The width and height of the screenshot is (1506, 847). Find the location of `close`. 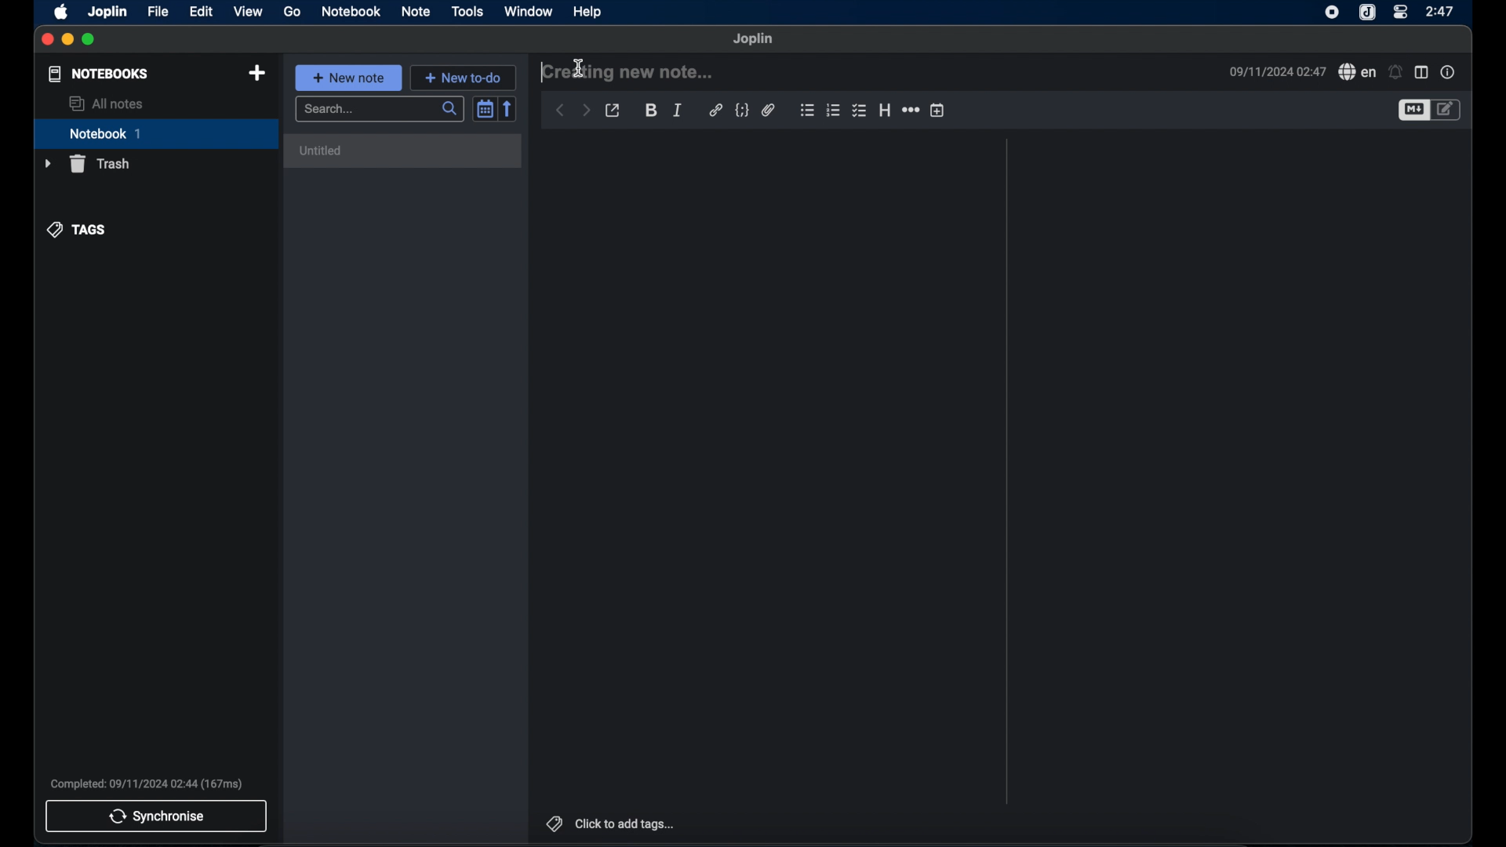

close is located at coordinates (47, 40).